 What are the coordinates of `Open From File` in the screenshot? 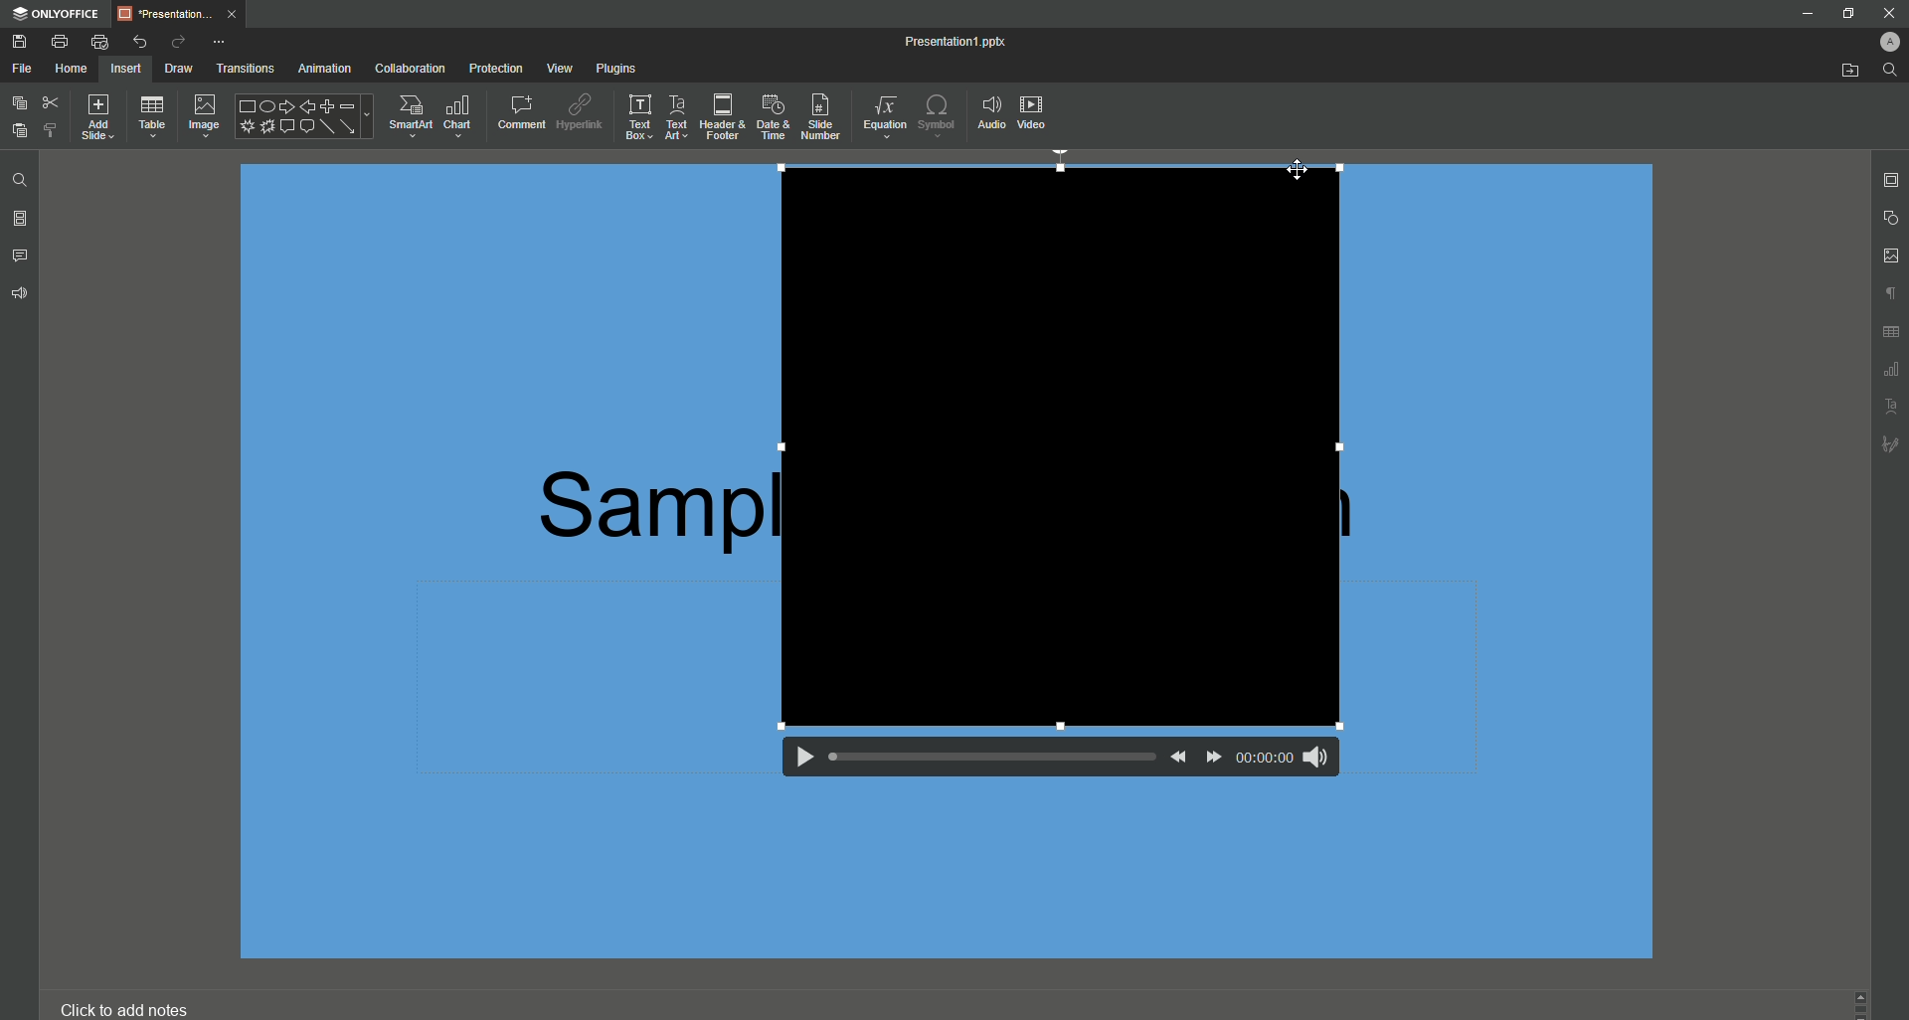 It's located at (1845, 70).